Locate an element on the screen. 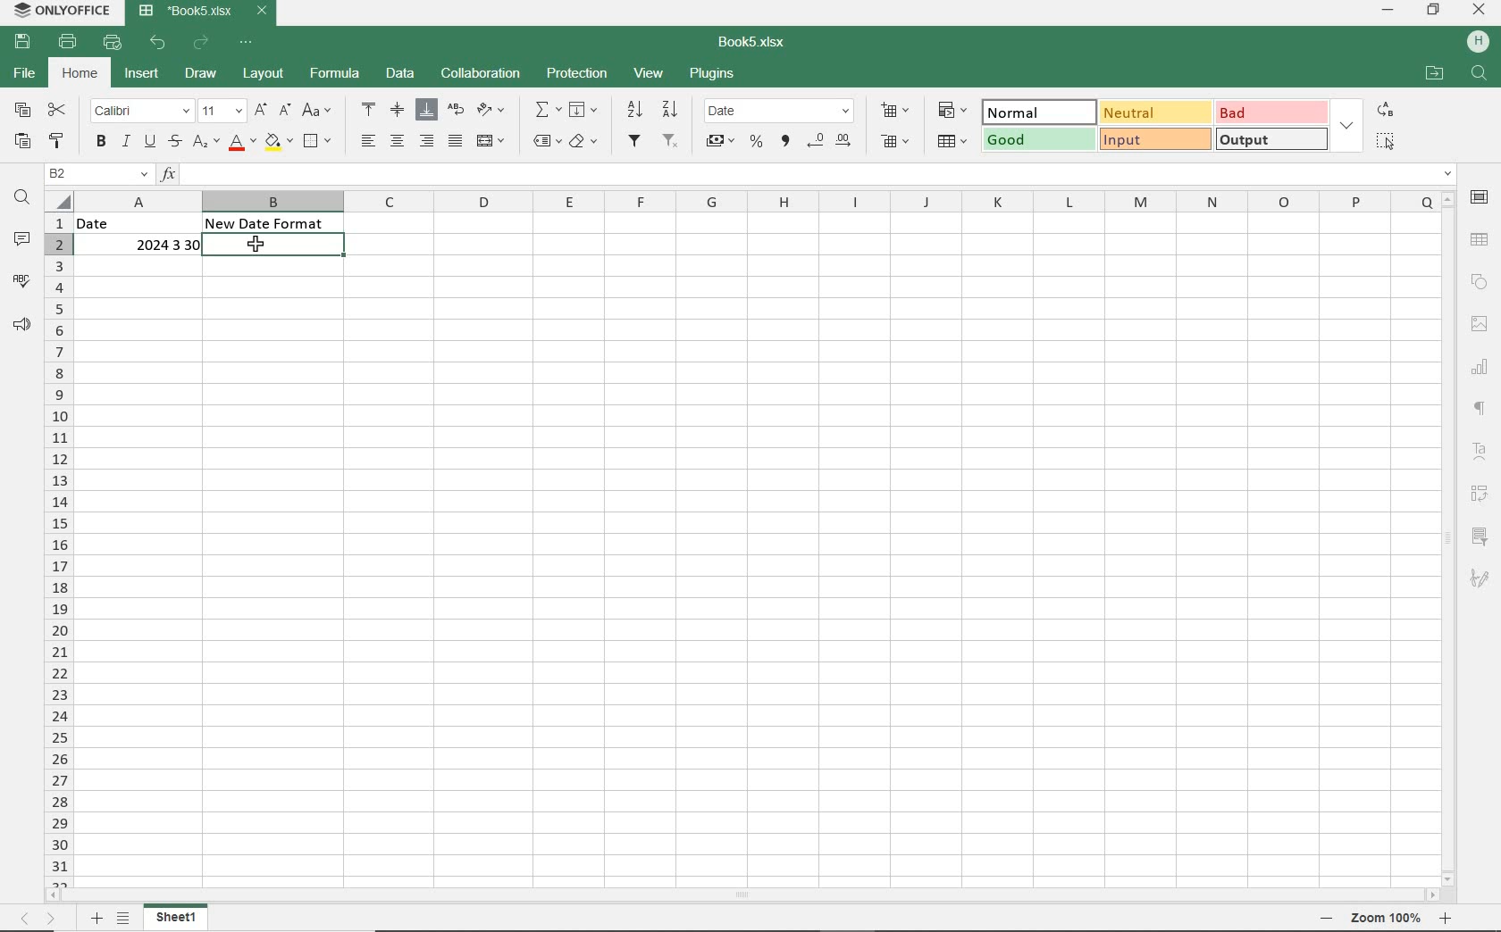  ALIGN LEFT is located at coordinates (366, 140).